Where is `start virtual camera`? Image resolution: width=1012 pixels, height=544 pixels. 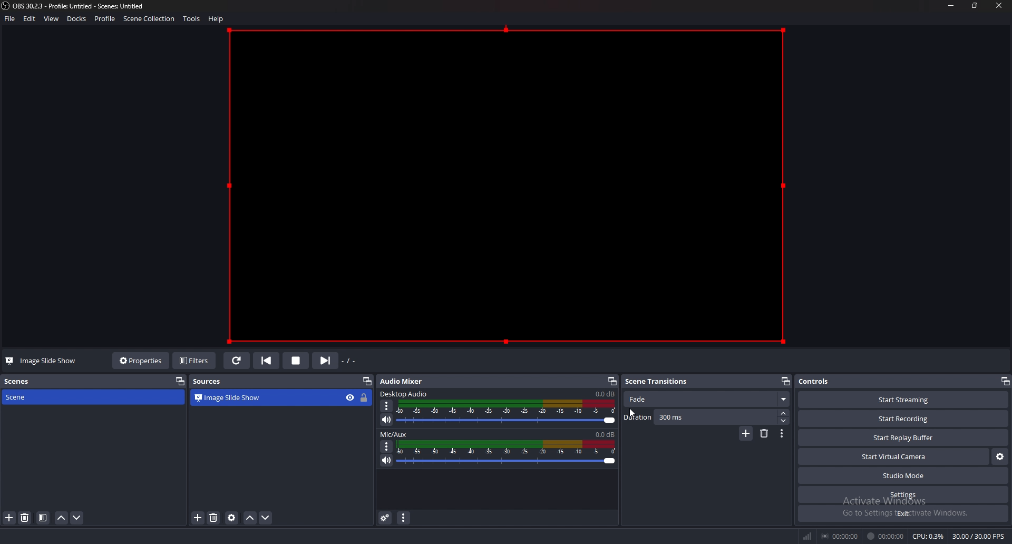
start virtual camera is located at coordinates (894, 456).